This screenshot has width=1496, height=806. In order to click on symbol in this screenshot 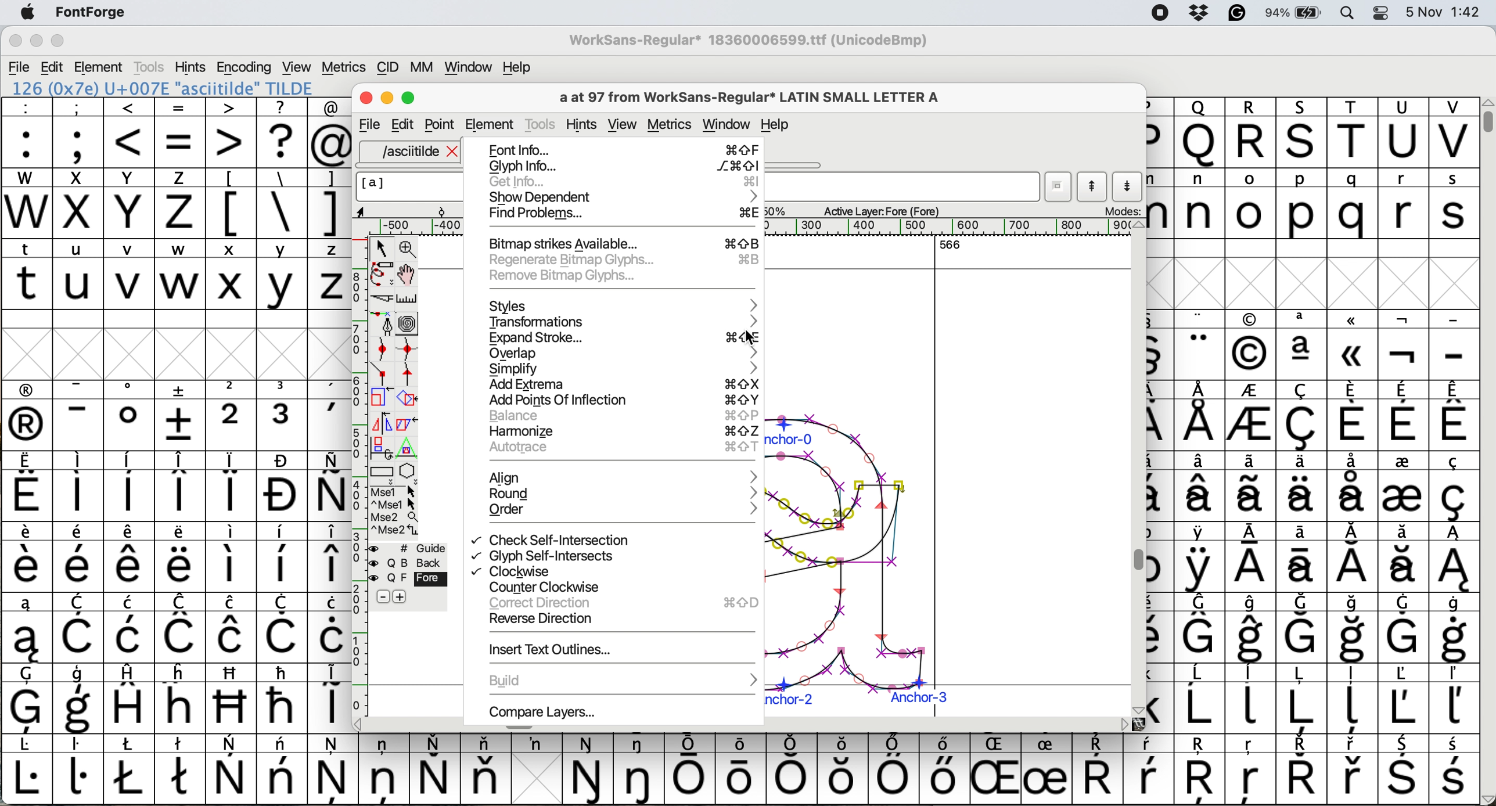, I will do `click(1305, 485)`.